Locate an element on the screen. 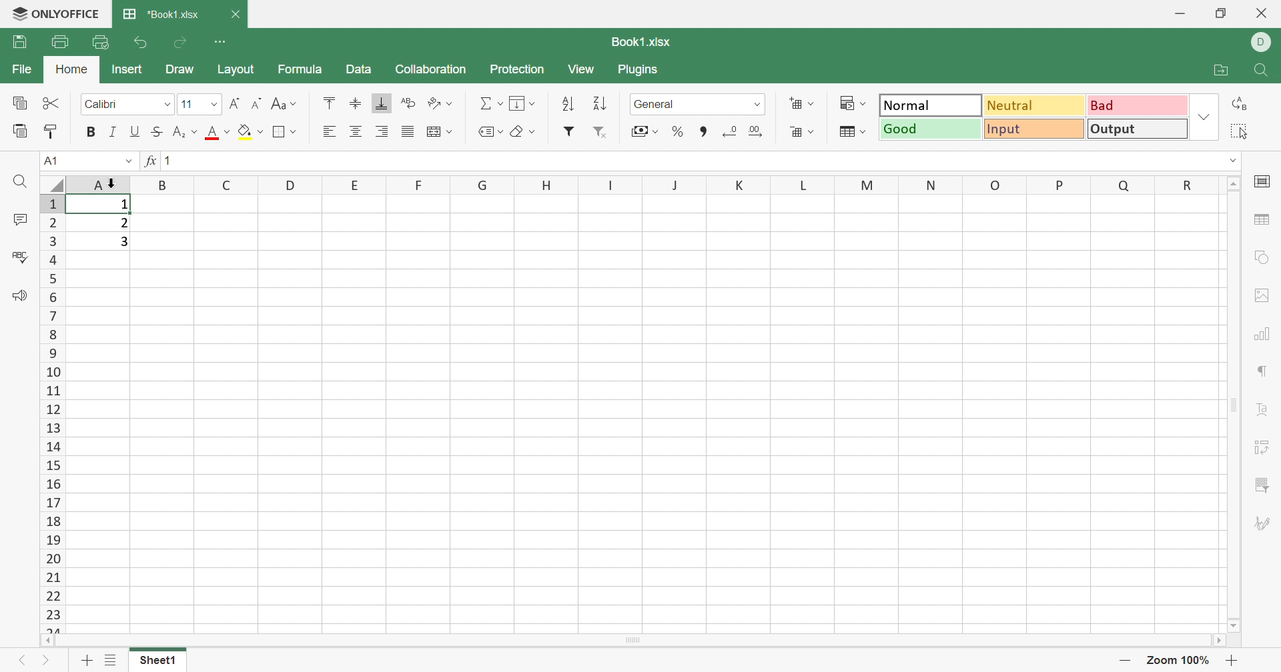 The height and width of the screenshot is (672, 1281). Good is located at coordinates (931, 128).